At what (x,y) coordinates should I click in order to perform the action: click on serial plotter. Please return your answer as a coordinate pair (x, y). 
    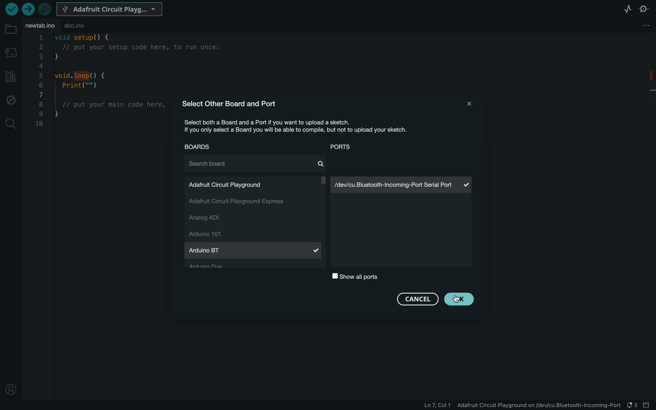
    Looking at the image, I should click on (627, 9).